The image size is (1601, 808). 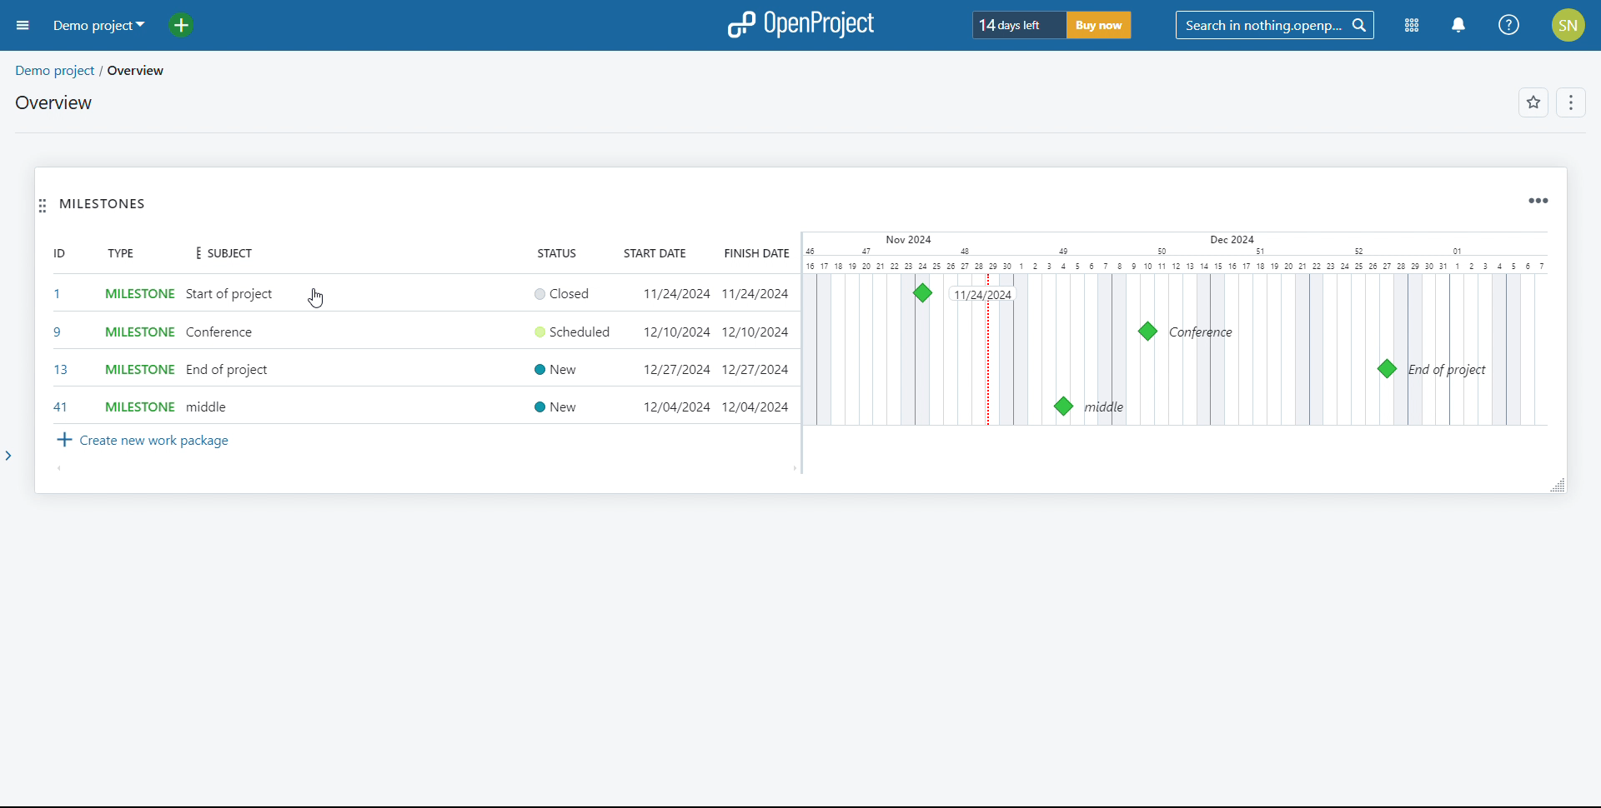 I want to click on widget options, so click(x=1539, y=199).